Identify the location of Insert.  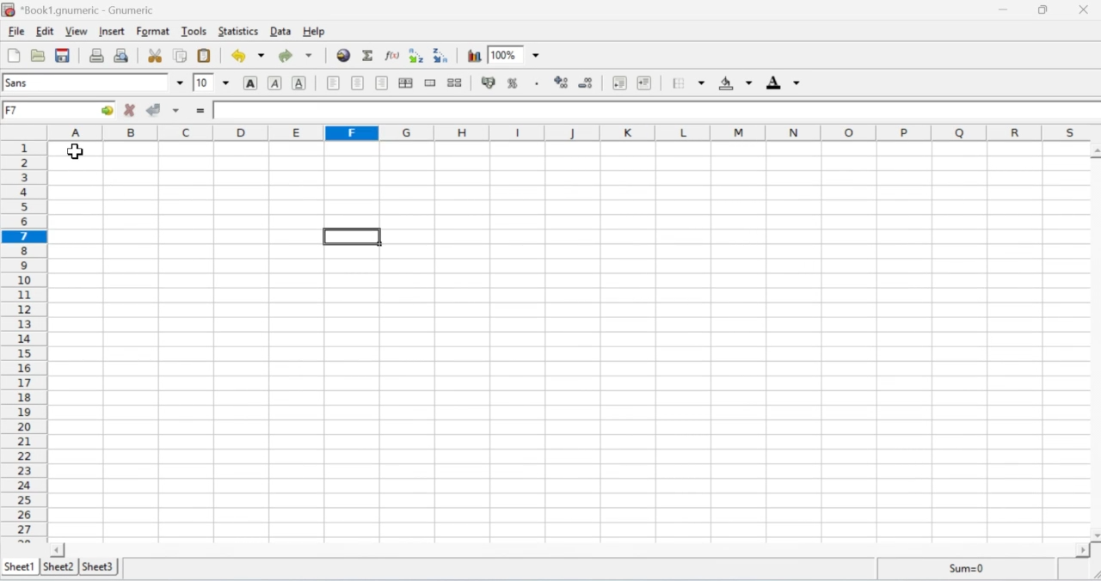
(113, 33).